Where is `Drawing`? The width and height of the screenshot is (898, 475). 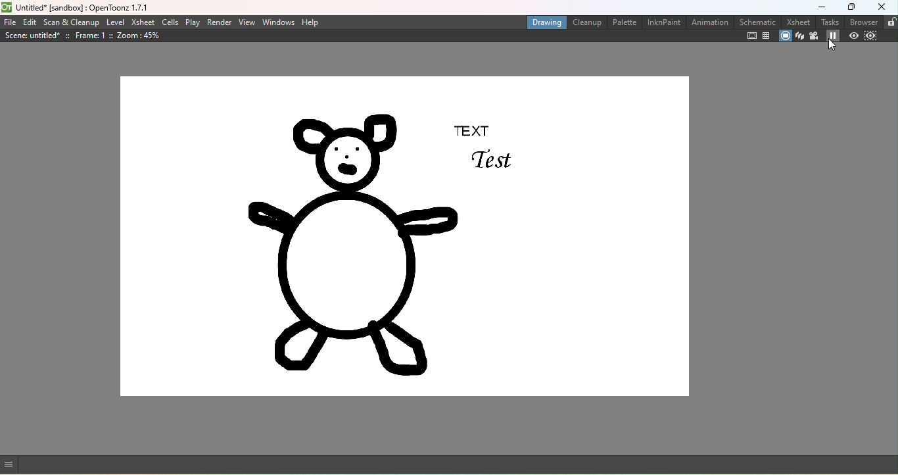
Drawing is located at coordinates (543, 22).